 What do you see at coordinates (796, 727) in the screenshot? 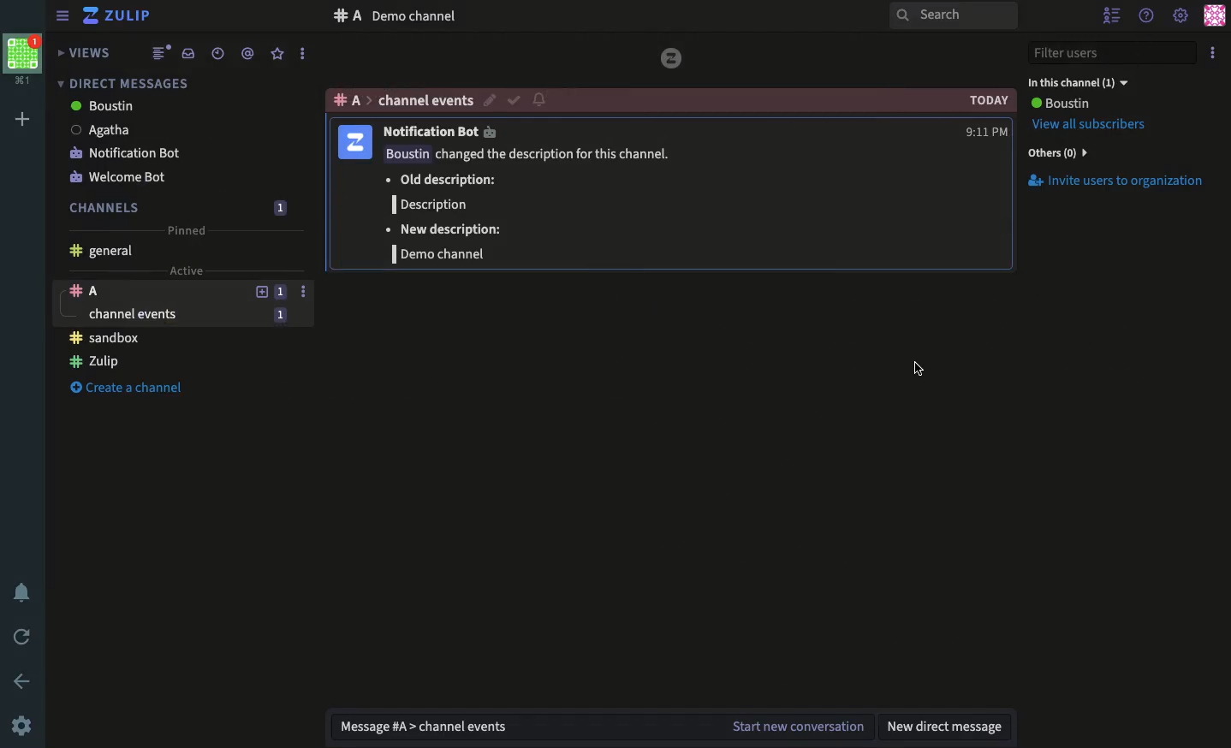
I see `start new conversation` at bounding box center [796, 727].